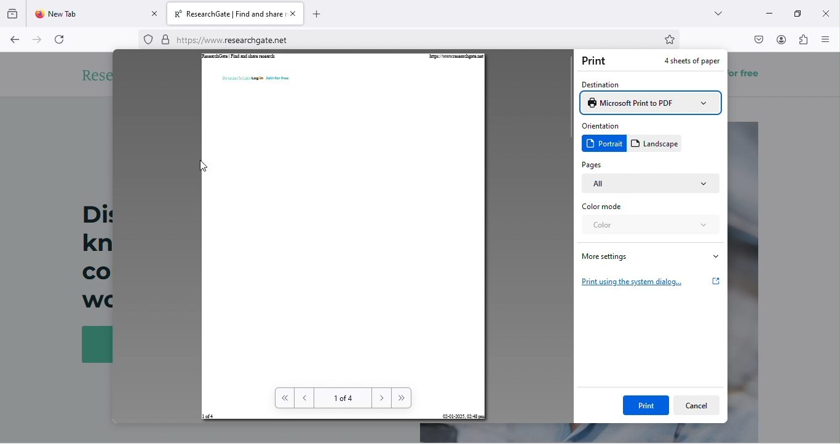  I want to click on forward, so click(36, 40).